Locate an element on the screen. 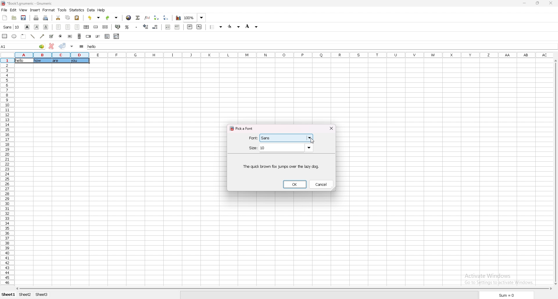  frame is located at coordinates (23, 36).